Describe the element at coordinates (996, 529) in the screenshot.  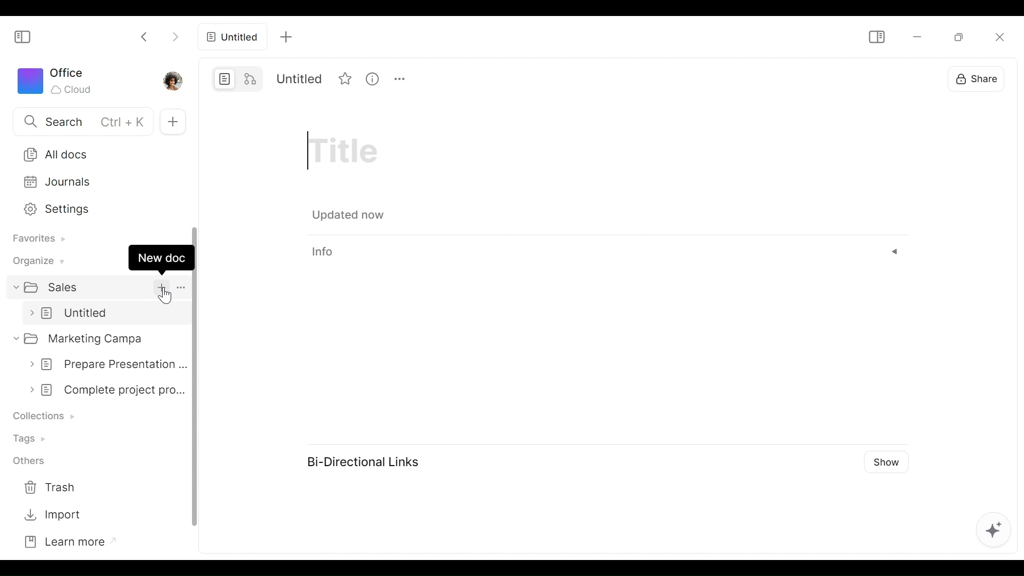
I see `AFFiNE AI` at that location.